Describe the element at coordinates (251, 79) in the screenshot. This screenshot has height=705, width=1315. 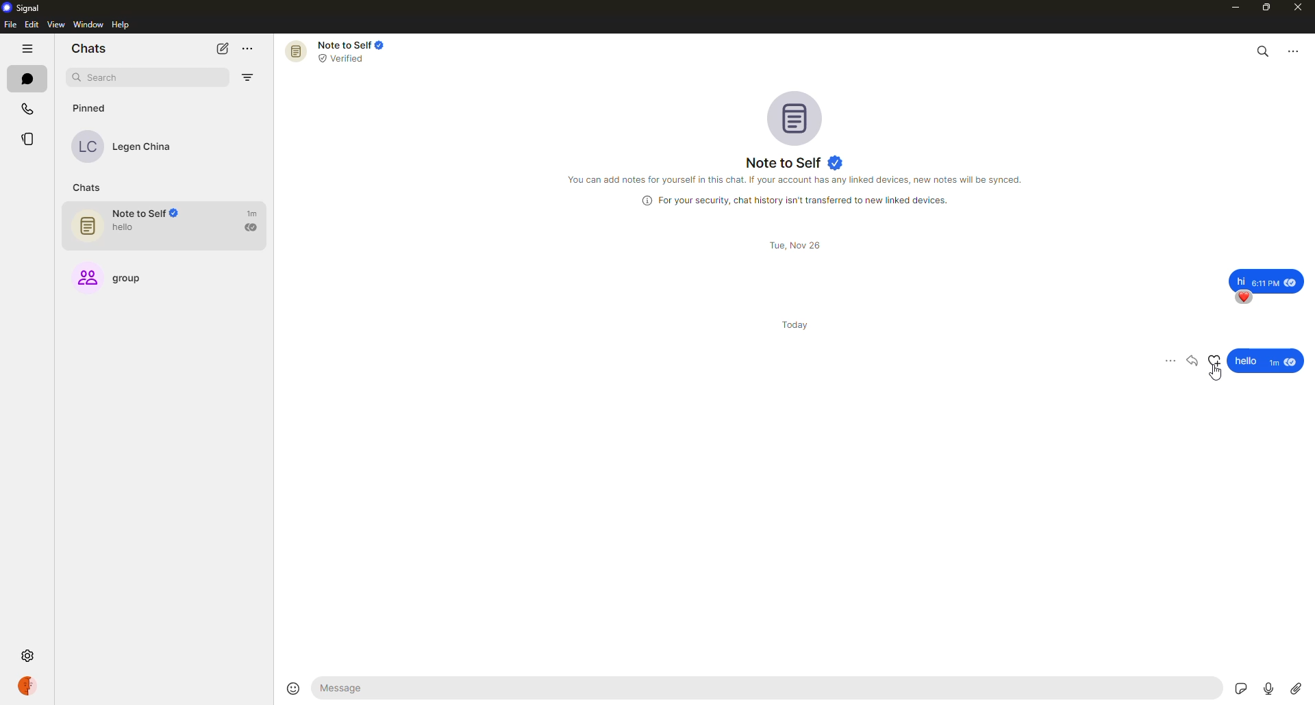
I see `filter` at that location.